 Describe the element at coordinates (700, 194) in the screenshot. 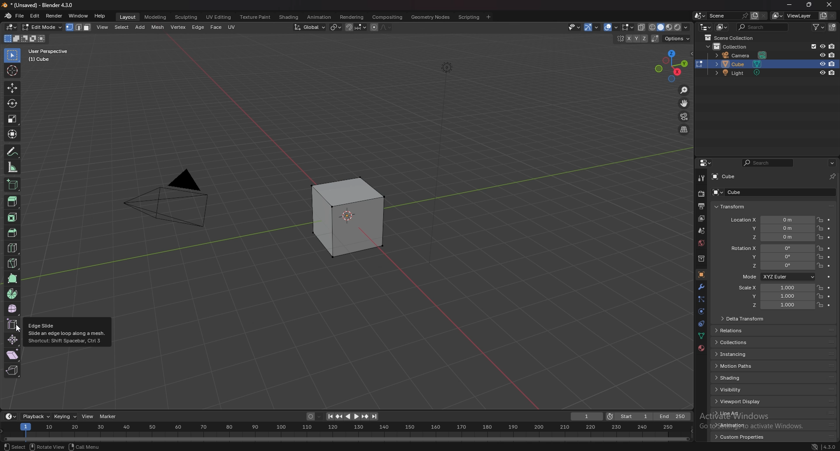

I see `render` at that location.